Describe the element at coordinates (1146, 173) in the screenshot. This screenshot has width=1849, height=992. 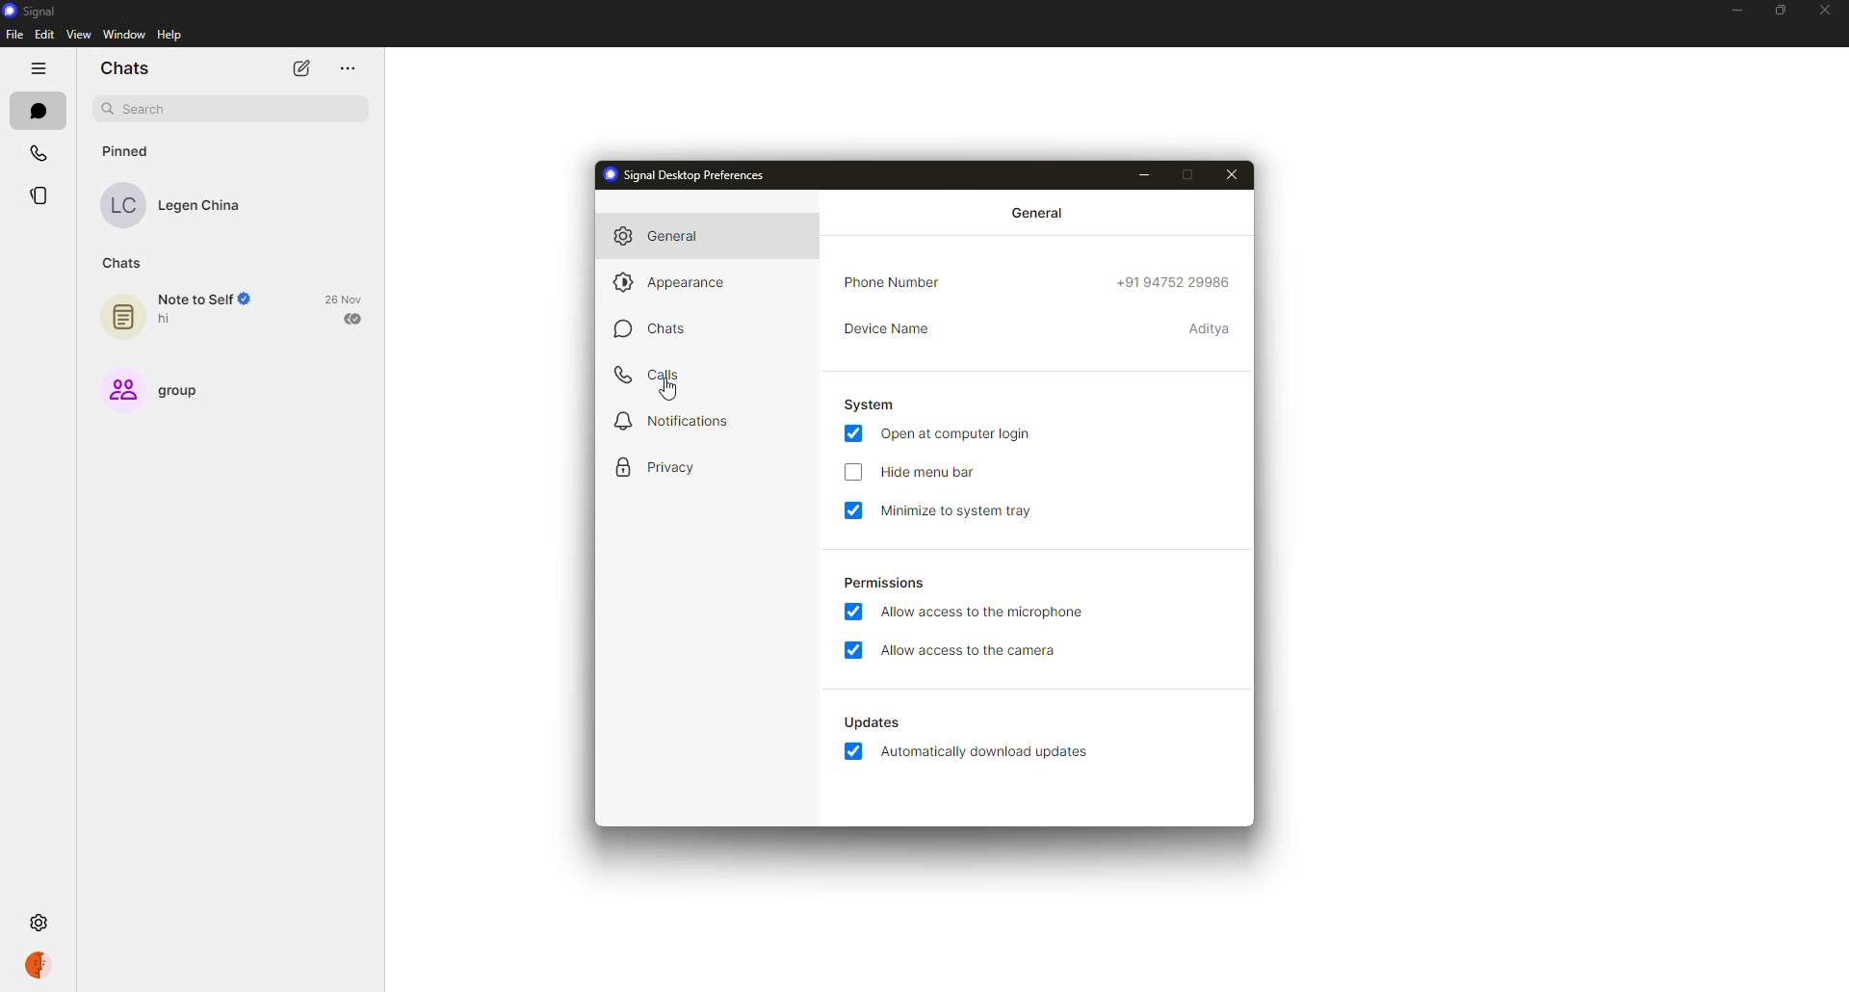
I see `minimize` at that location.